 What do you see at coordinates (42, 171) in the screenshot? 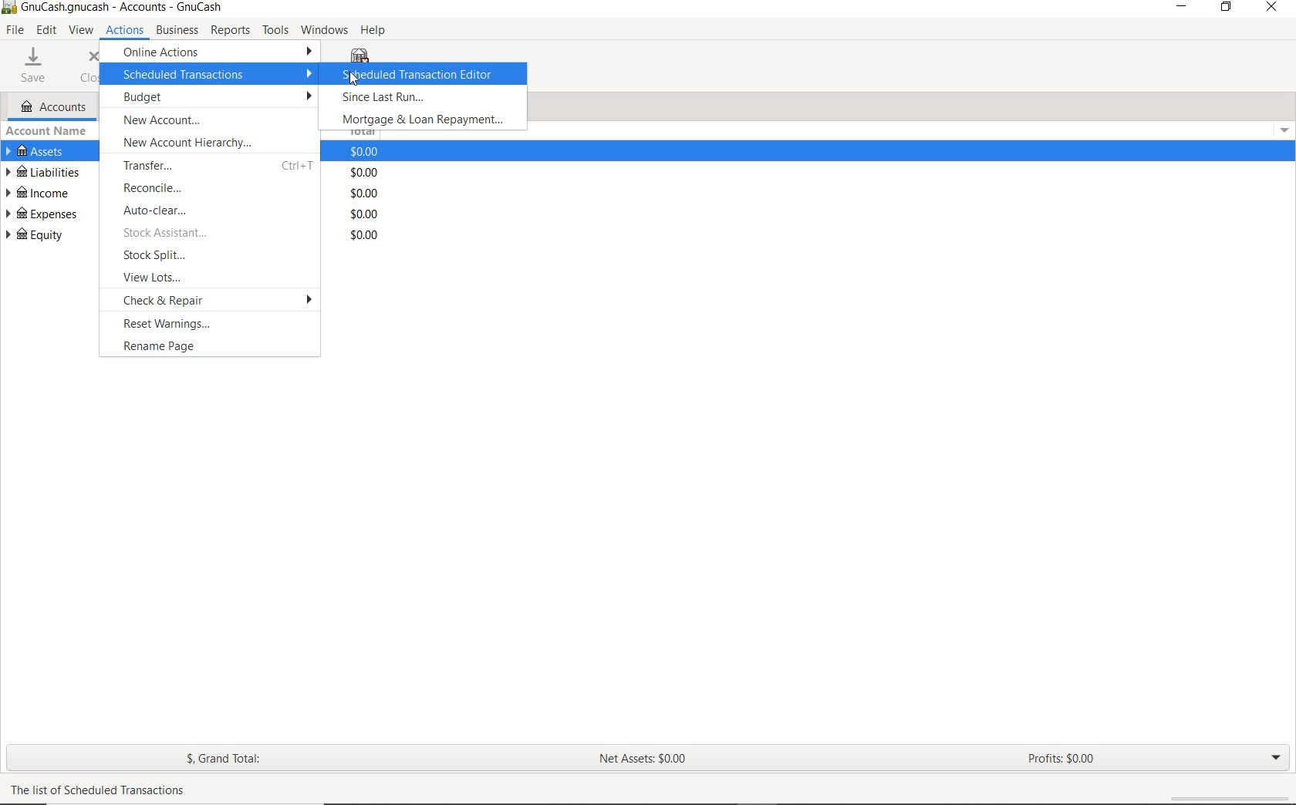
I see `LIABILITIES` at bounding box center [42, 171].